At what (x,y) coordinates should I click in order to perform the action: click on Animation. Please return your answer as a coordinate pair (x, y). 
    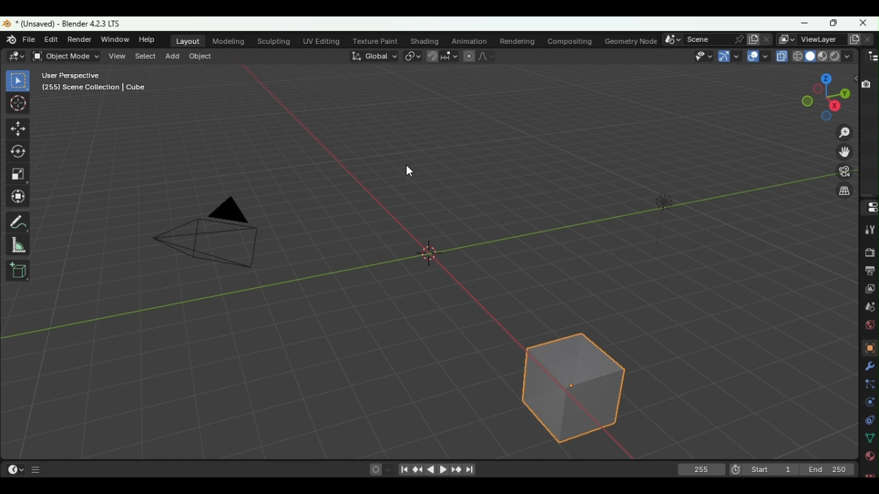
    Looking at the image, I should click on (468, 40).